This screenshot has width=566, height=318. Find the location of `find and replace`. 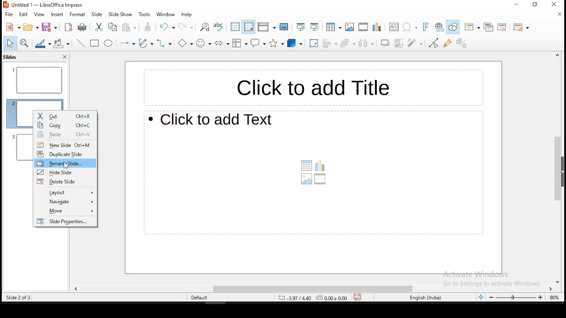

find and replace is located at coordinates (204, 28).